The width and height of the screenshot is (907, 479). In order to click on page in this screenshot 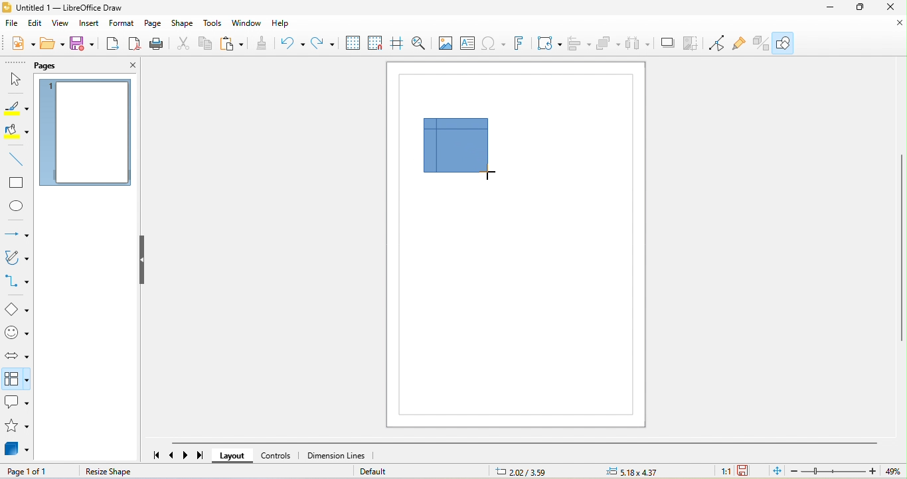, I will do `click(153, 23)`.